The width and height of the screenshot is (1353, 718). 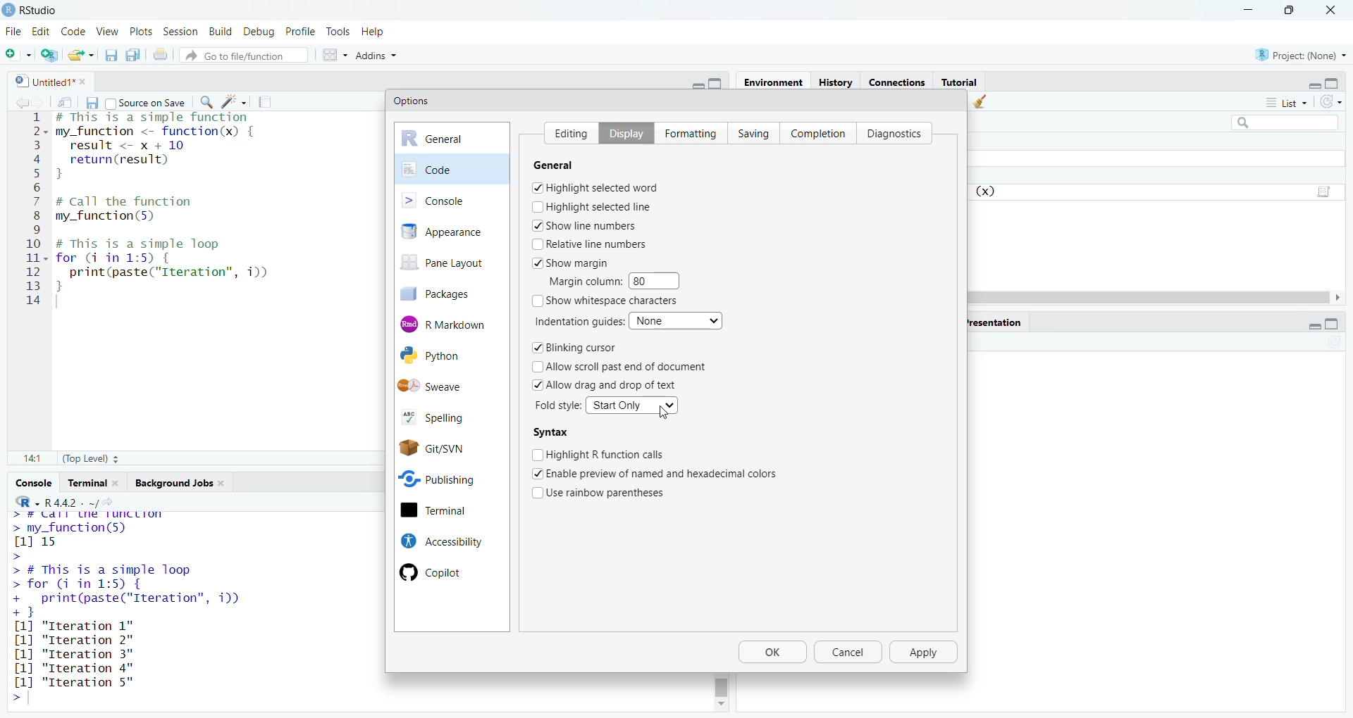 I want to click on close , so click(x=120, y=483).